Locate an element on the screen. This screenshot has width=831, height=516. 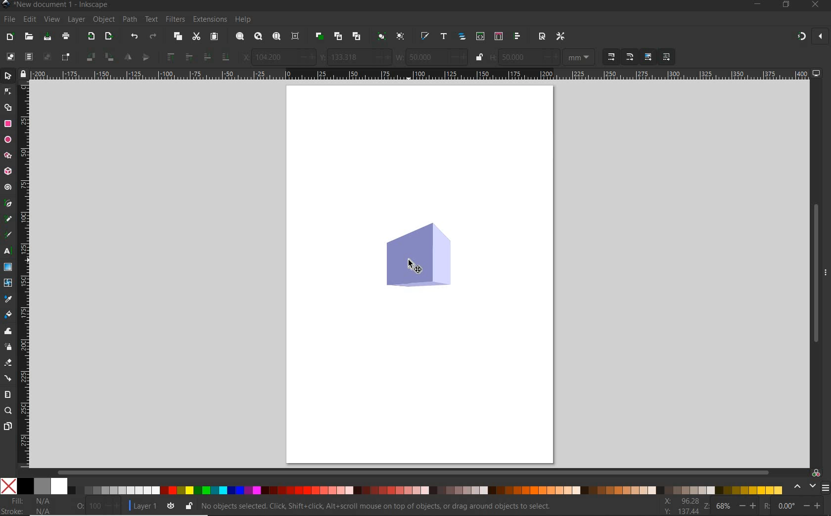
pencil tool is located at coordinates (6, 219).